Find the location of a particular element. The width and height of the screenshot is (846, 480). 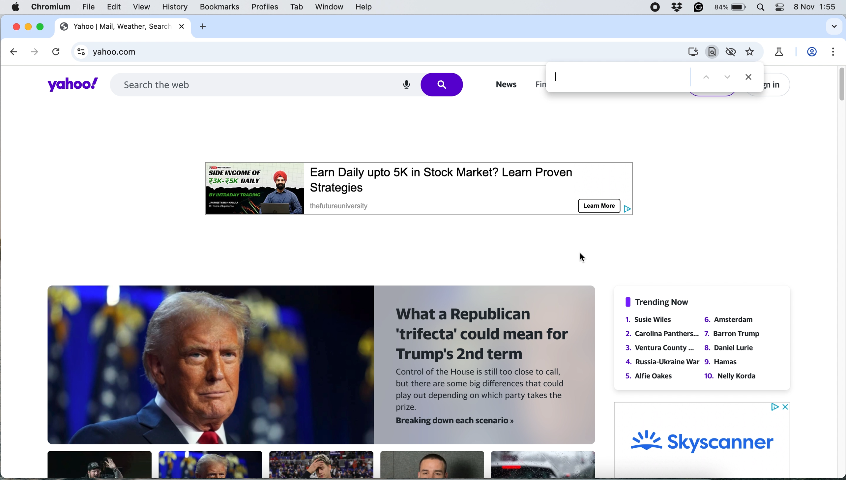

chromium is located at coordinates (49, 7).